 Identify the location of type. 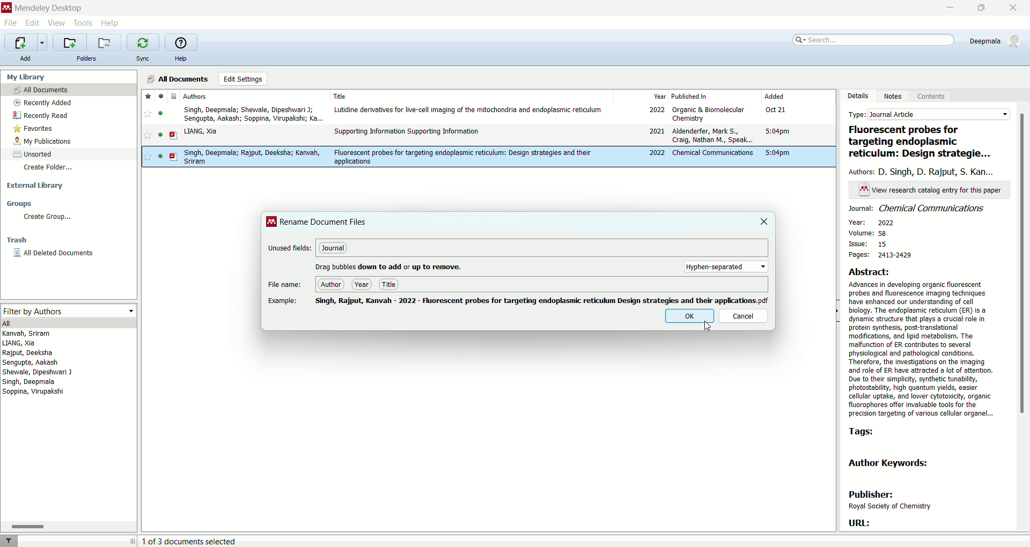
(930, 115).